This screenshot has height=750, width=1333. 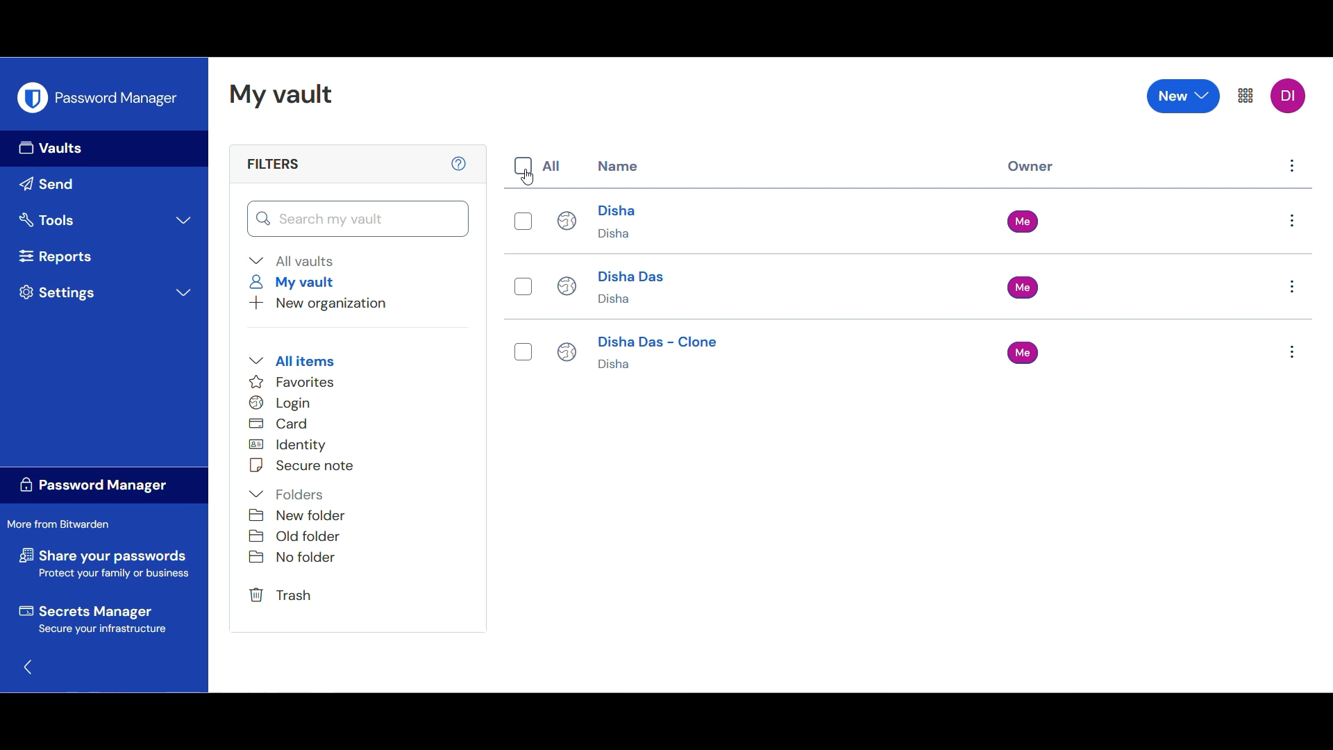 What do you see at coordinates (297, 515) in the screenshot?
I see `New folder` at bounding box center [297, 515].